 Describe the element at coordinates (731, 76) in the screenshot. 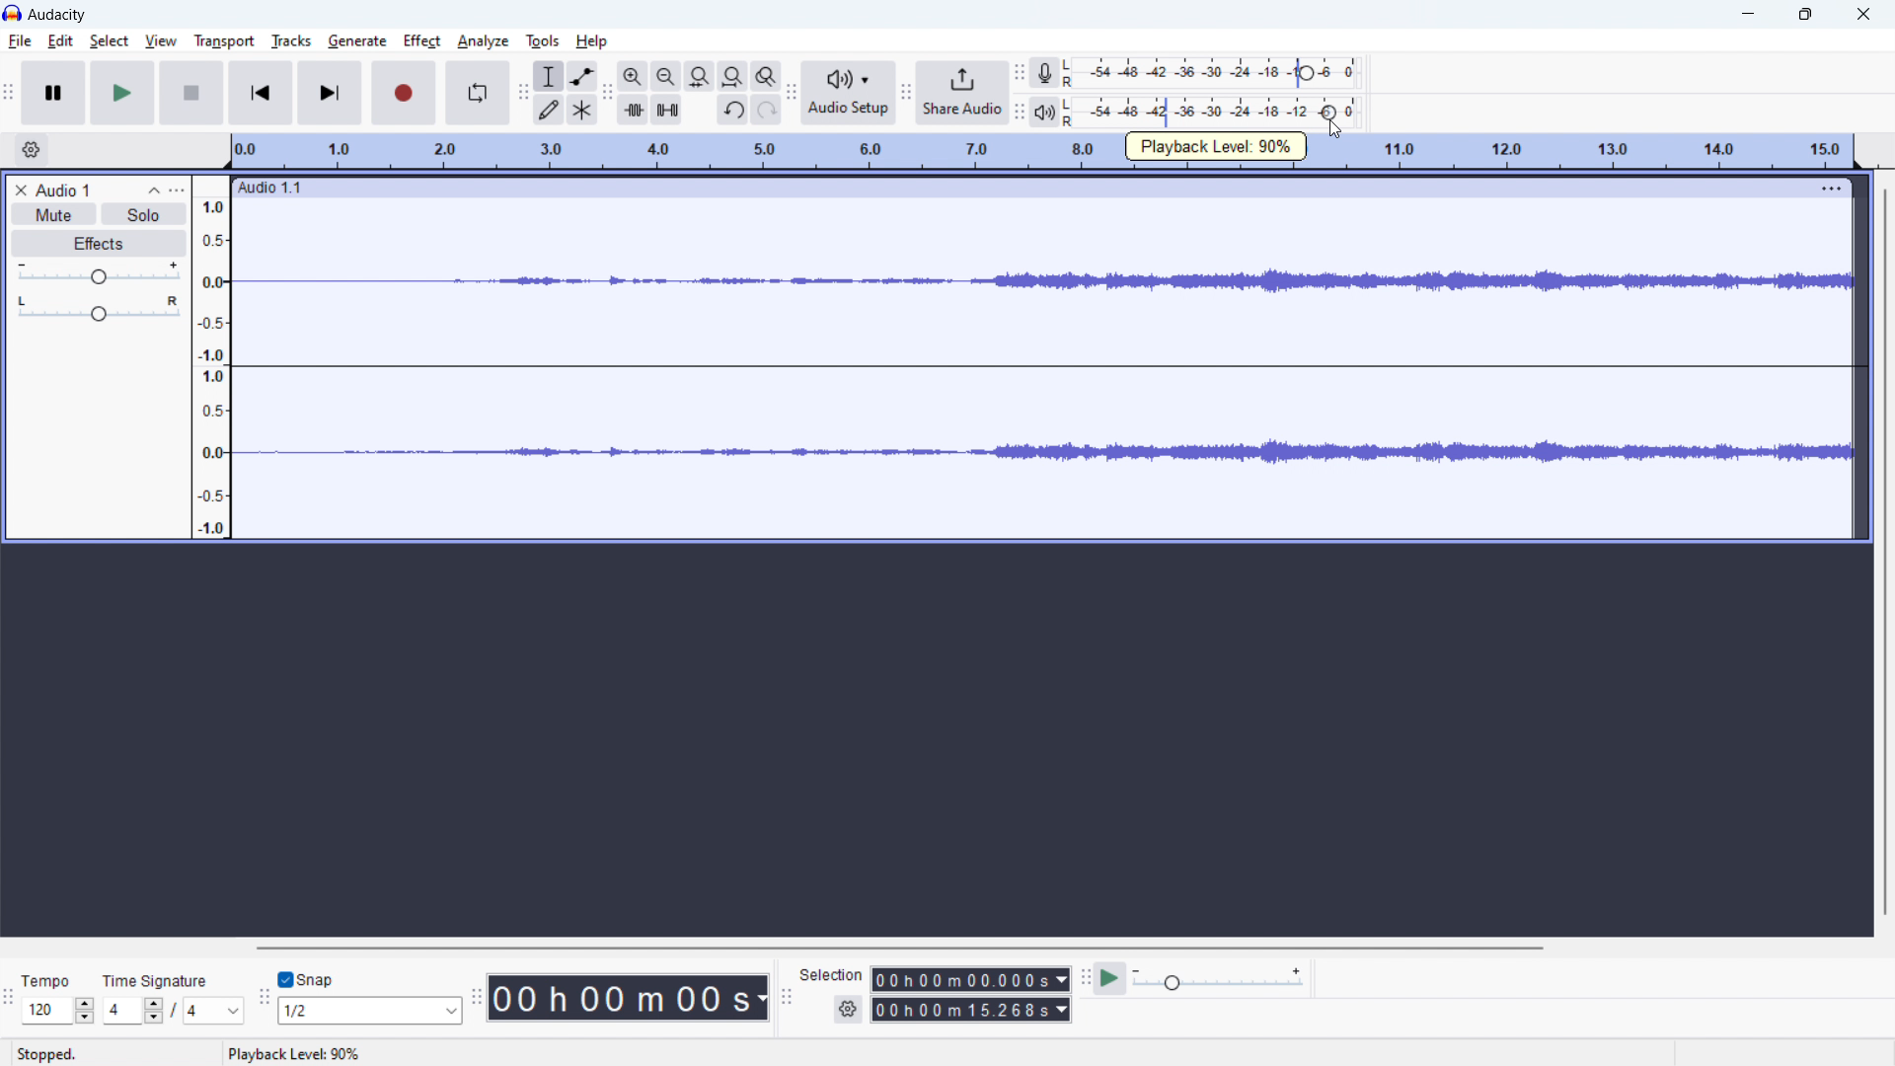

I see `fit project to width` at that location.